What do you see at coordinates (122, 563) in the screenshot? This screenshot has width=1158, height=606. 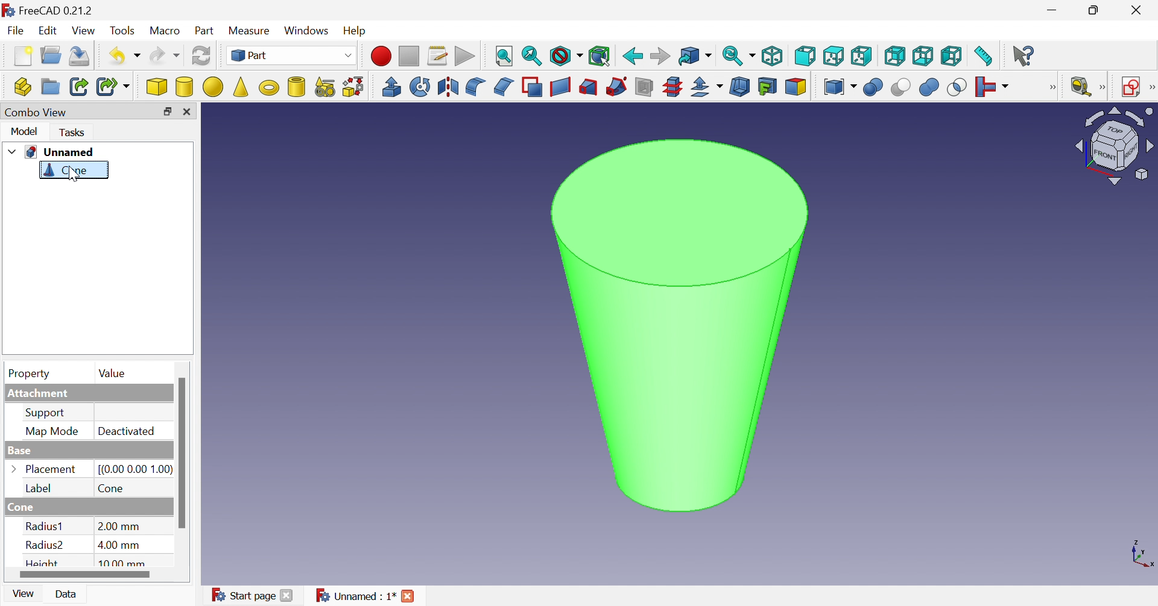 I see `10. mm` at bounding box center [122, 563].